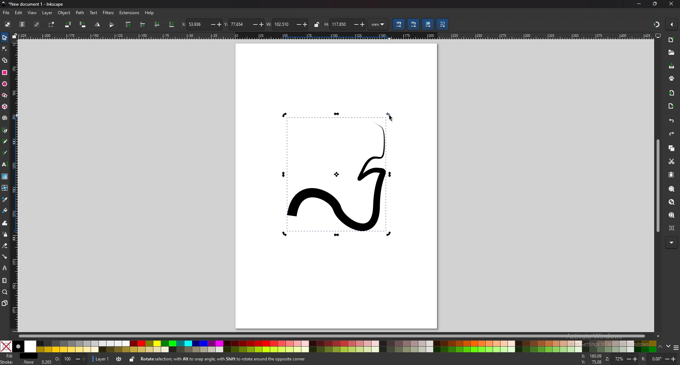 This screenshot has width=680, height=365. What do you see at coordinates (35, 4) in the screenshot?
I see `title` at bounding box center [35, 4].